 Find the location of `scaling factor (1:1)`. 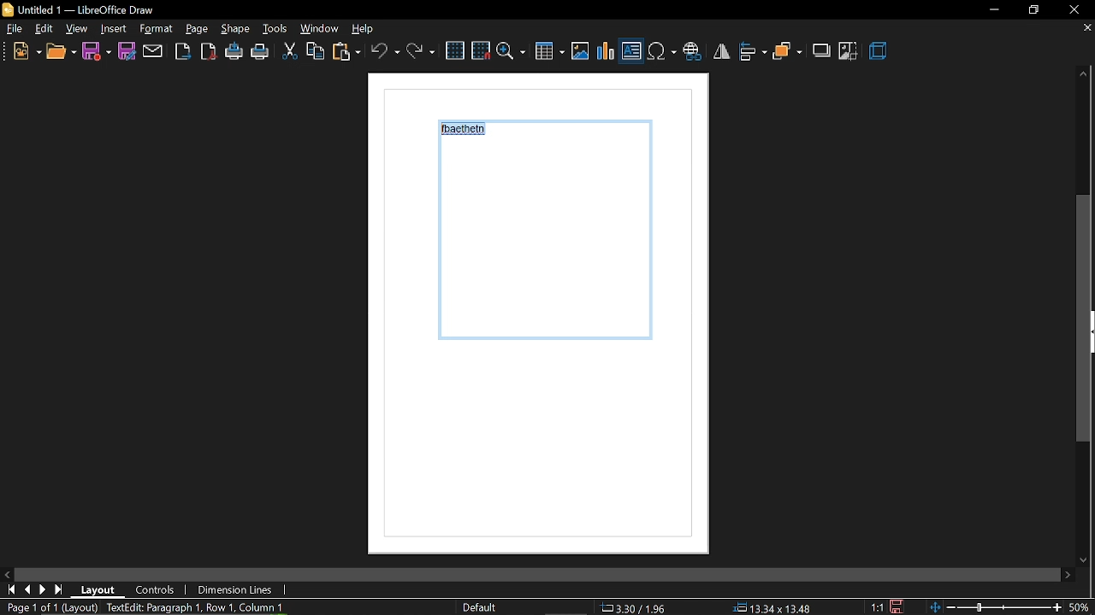

scaling factor (1:1) is located at coordinates (877, 606).